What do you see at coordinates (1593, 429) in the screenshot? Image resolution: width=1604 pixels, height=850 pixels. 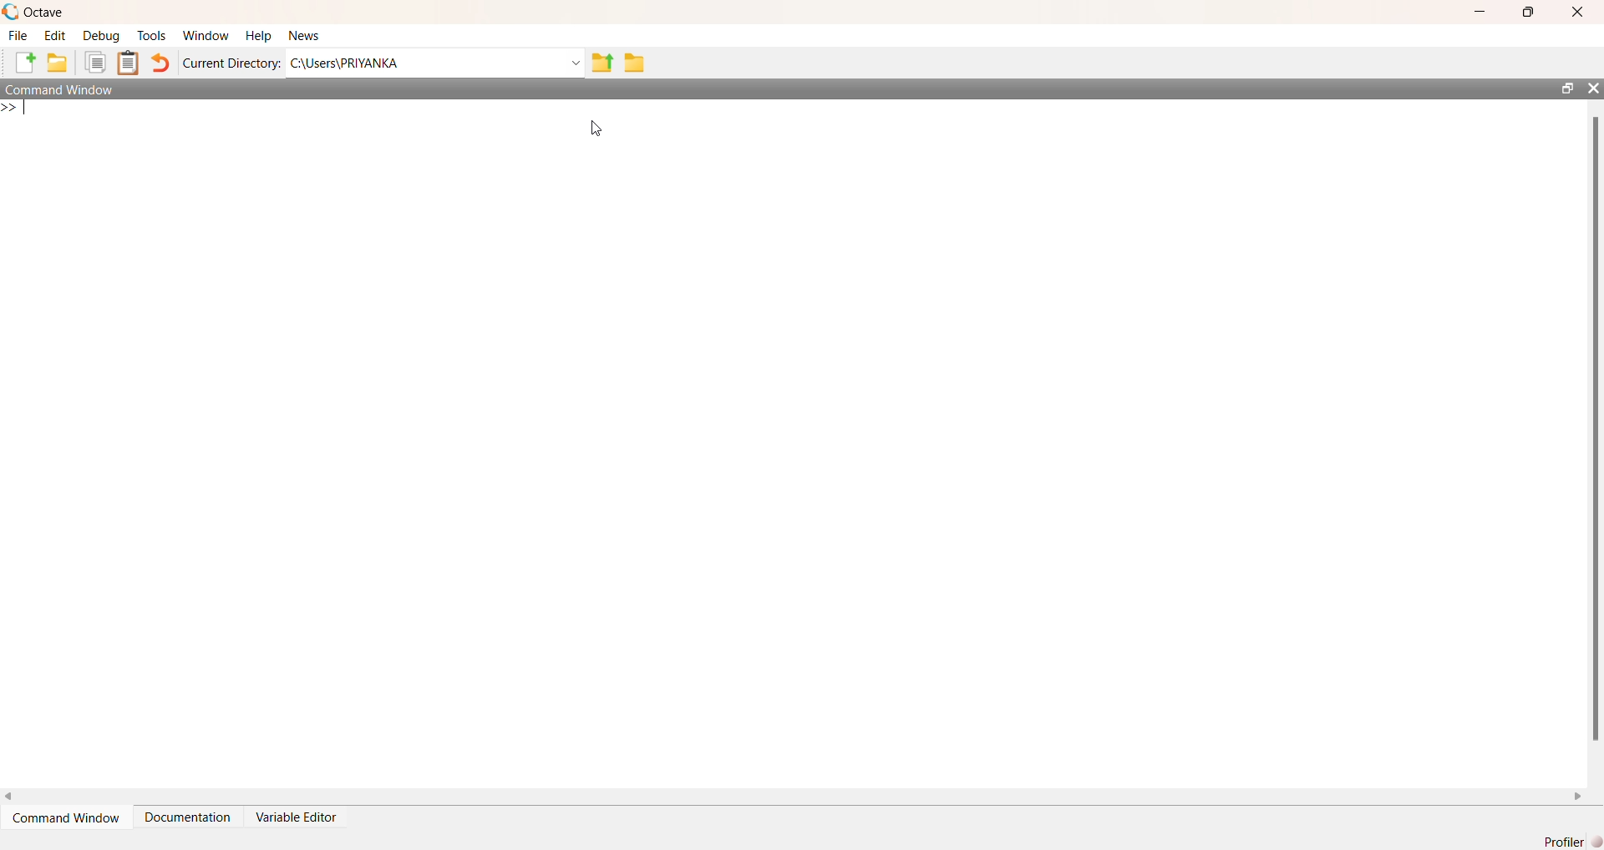 I see `scrollbar` at bounding box center [1593, 429].